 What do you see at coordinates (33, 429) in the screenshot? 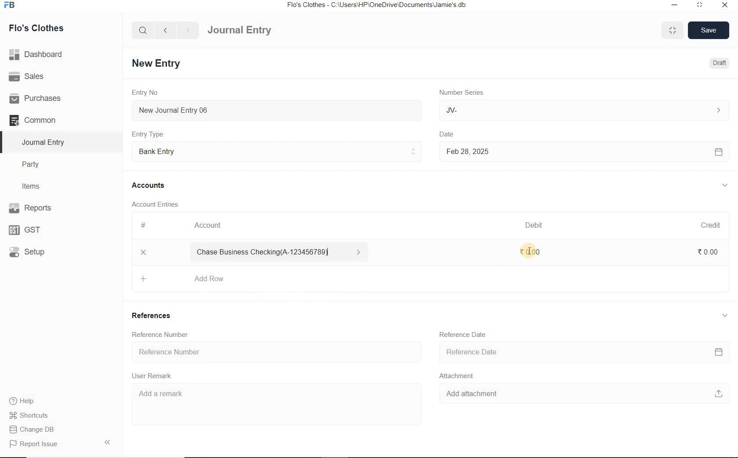
I see `Change DB` at bounding box center [33, 429].